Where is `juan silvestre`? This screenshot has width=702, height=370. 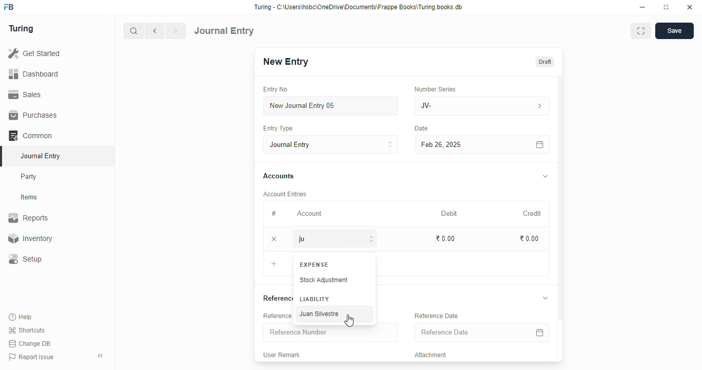 juan silvestre is located at coordinates (318, 314).